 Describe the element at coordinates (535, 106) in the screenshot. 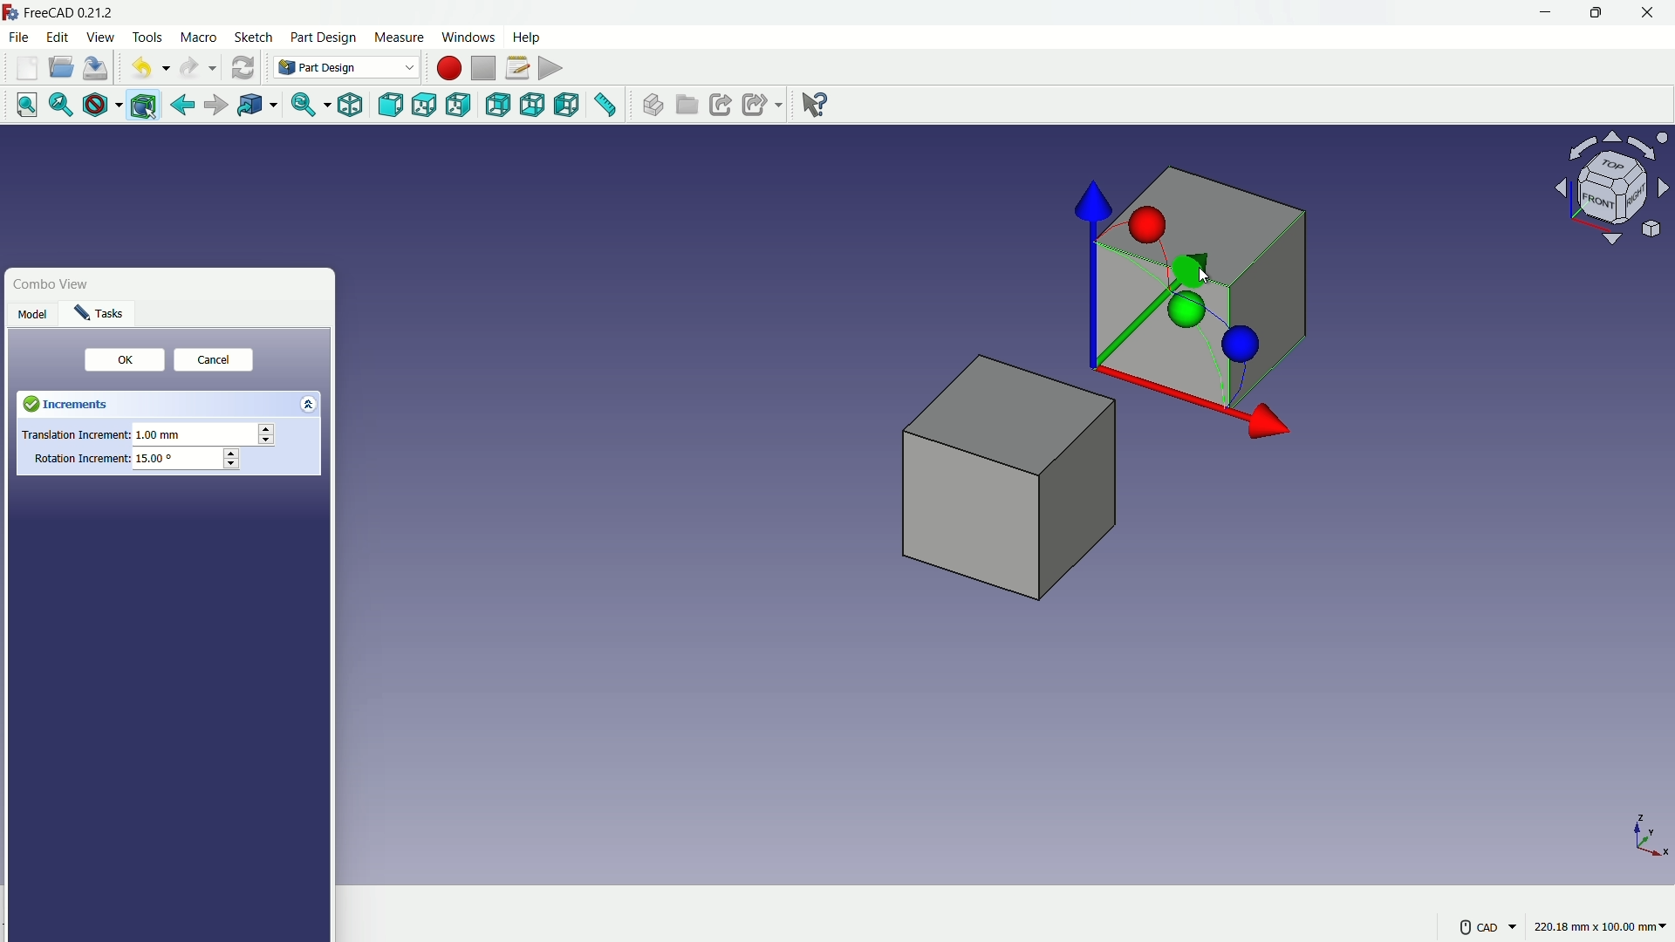

I see `bottom view` at that location.